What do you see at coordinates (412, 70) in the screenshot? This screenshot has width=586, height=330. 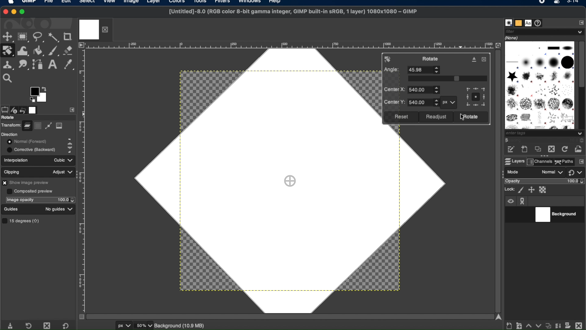 I see `angle` at bounding box center [412, 70].